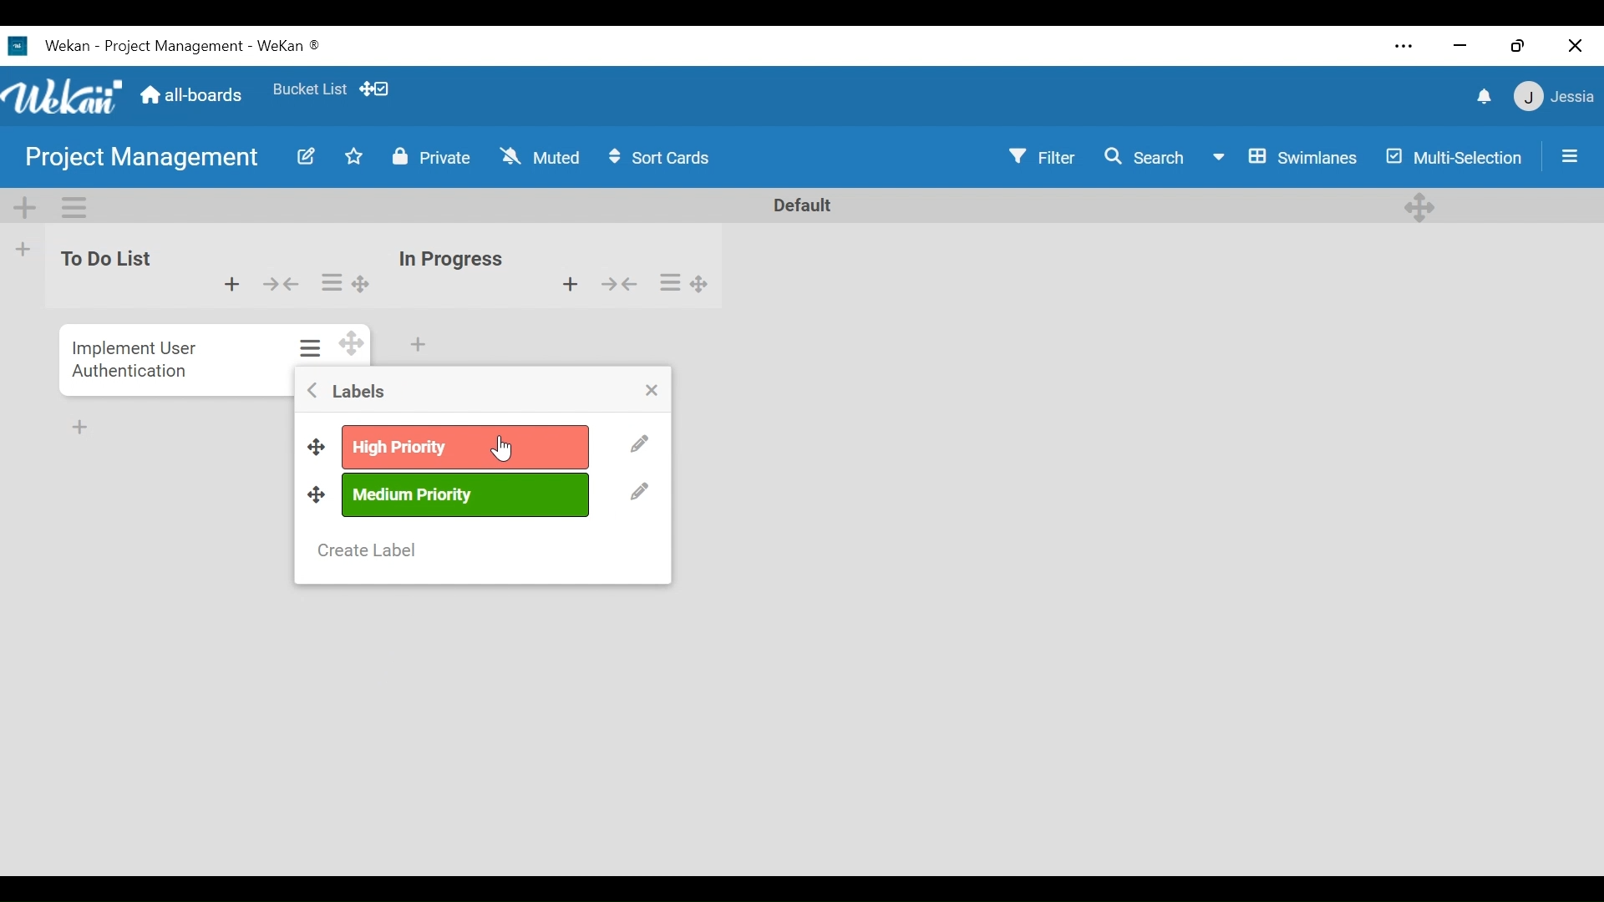 The width and height of the screenshot is (1604, 902). What do you see at coordinates (142, 160) in the screenshot?
I see `Project Management` at bounding box center [142, 160].